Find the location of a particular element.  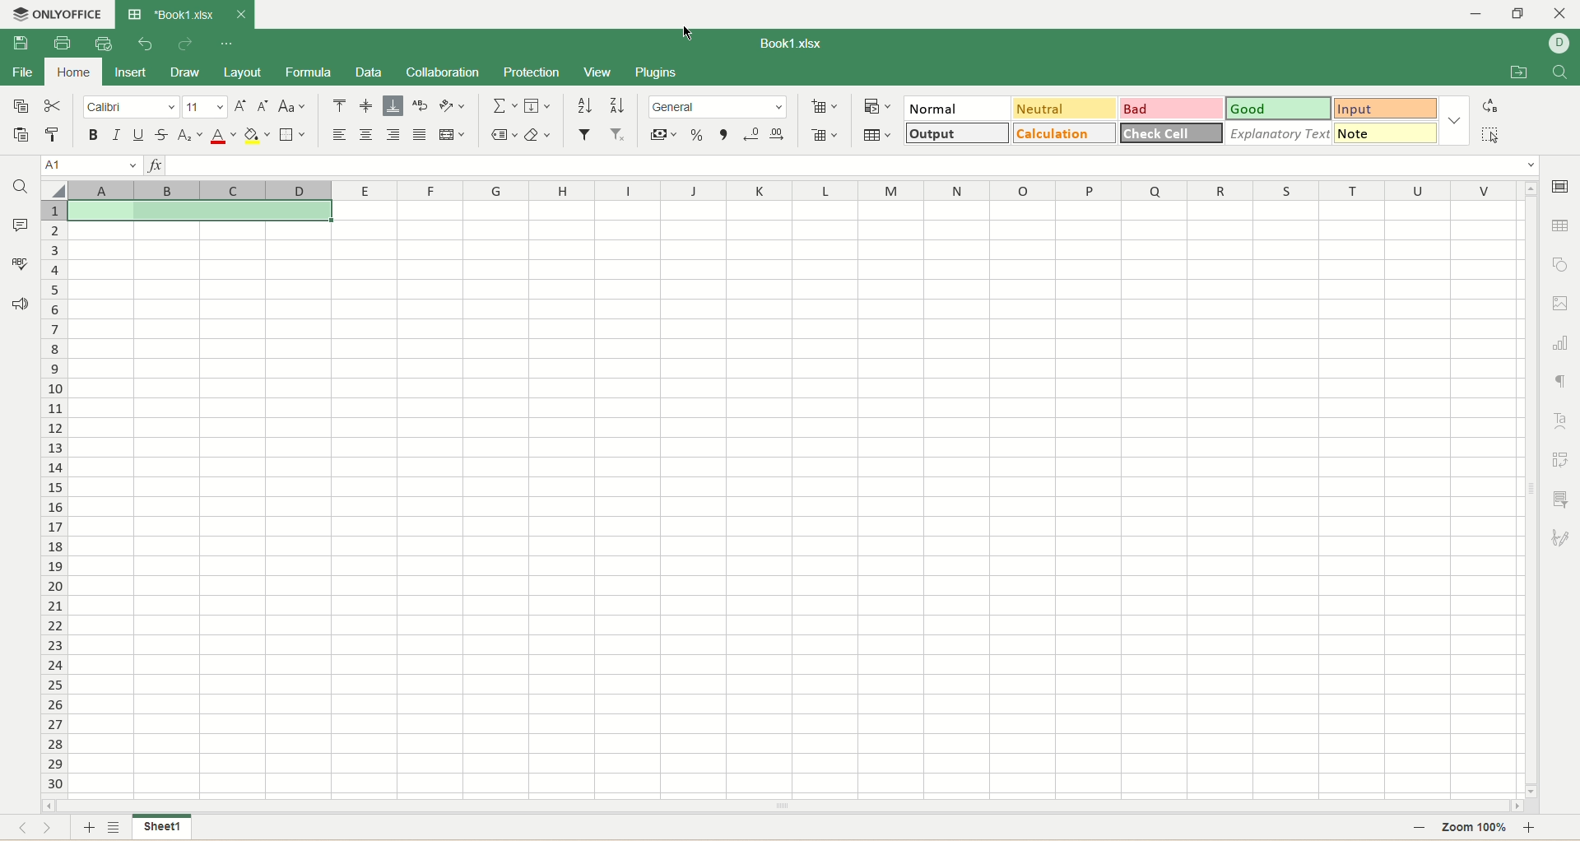

increase decimal is located at coordinates (777, 133).